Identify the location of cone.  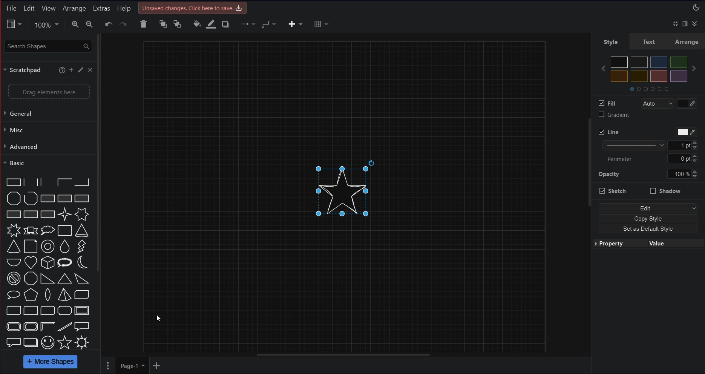
(82, 231).